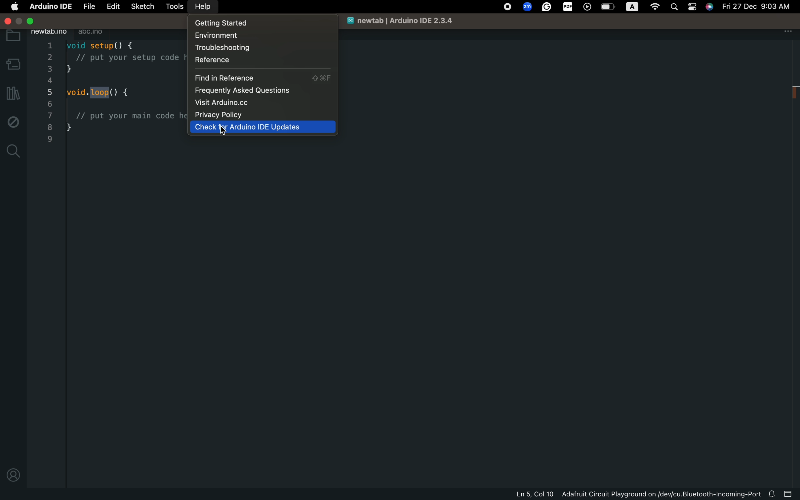 Image resolution: width=800 pixels, height=500 pixels. What do you see at coordinates (251, 48) in the screenshot?
I see `troubleshooting` at bounding box center [251, 48].